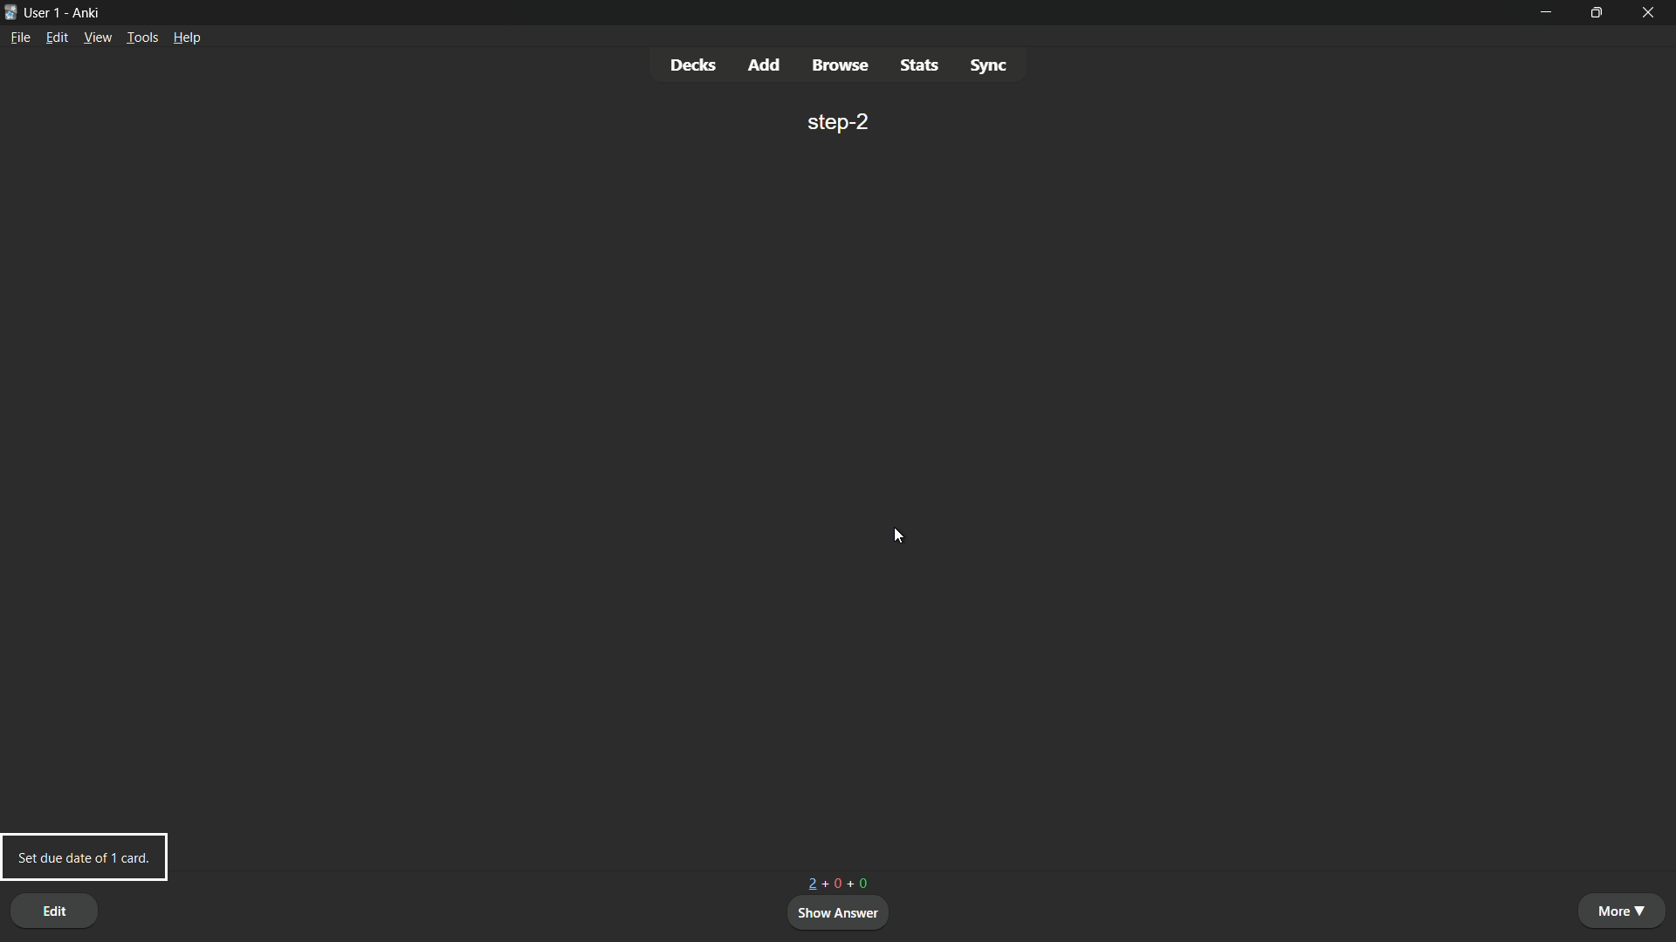 The width and height of the screenshot is (1676, 942). What do you see at coordinates (989, 64) in the screenshot?
I see `sync` at bounding box center [989, 64].